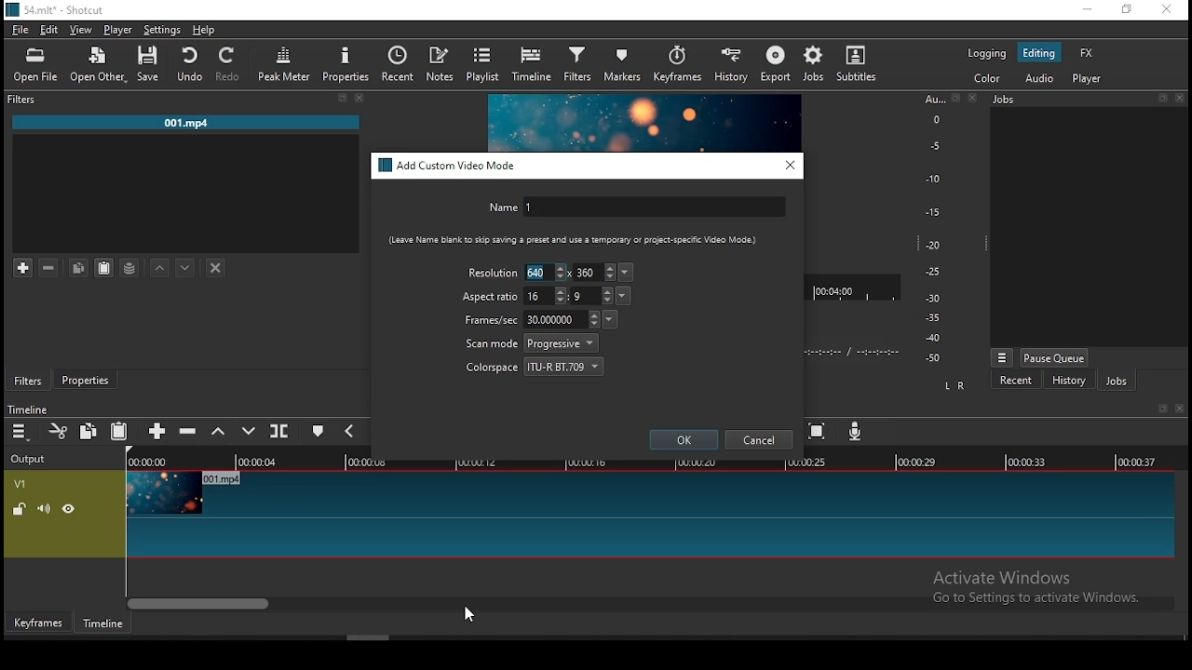  I want to click on fx, so click(1089, 54).